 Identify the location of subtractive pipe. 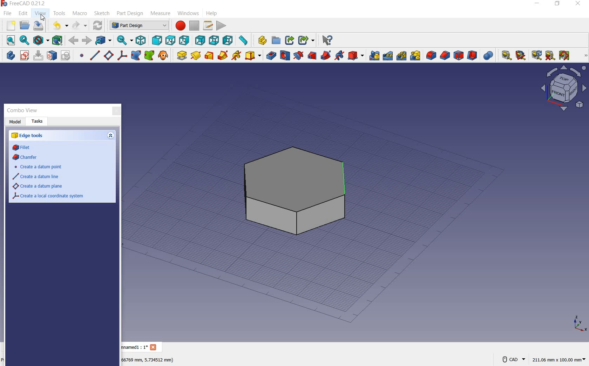
(326, 56).